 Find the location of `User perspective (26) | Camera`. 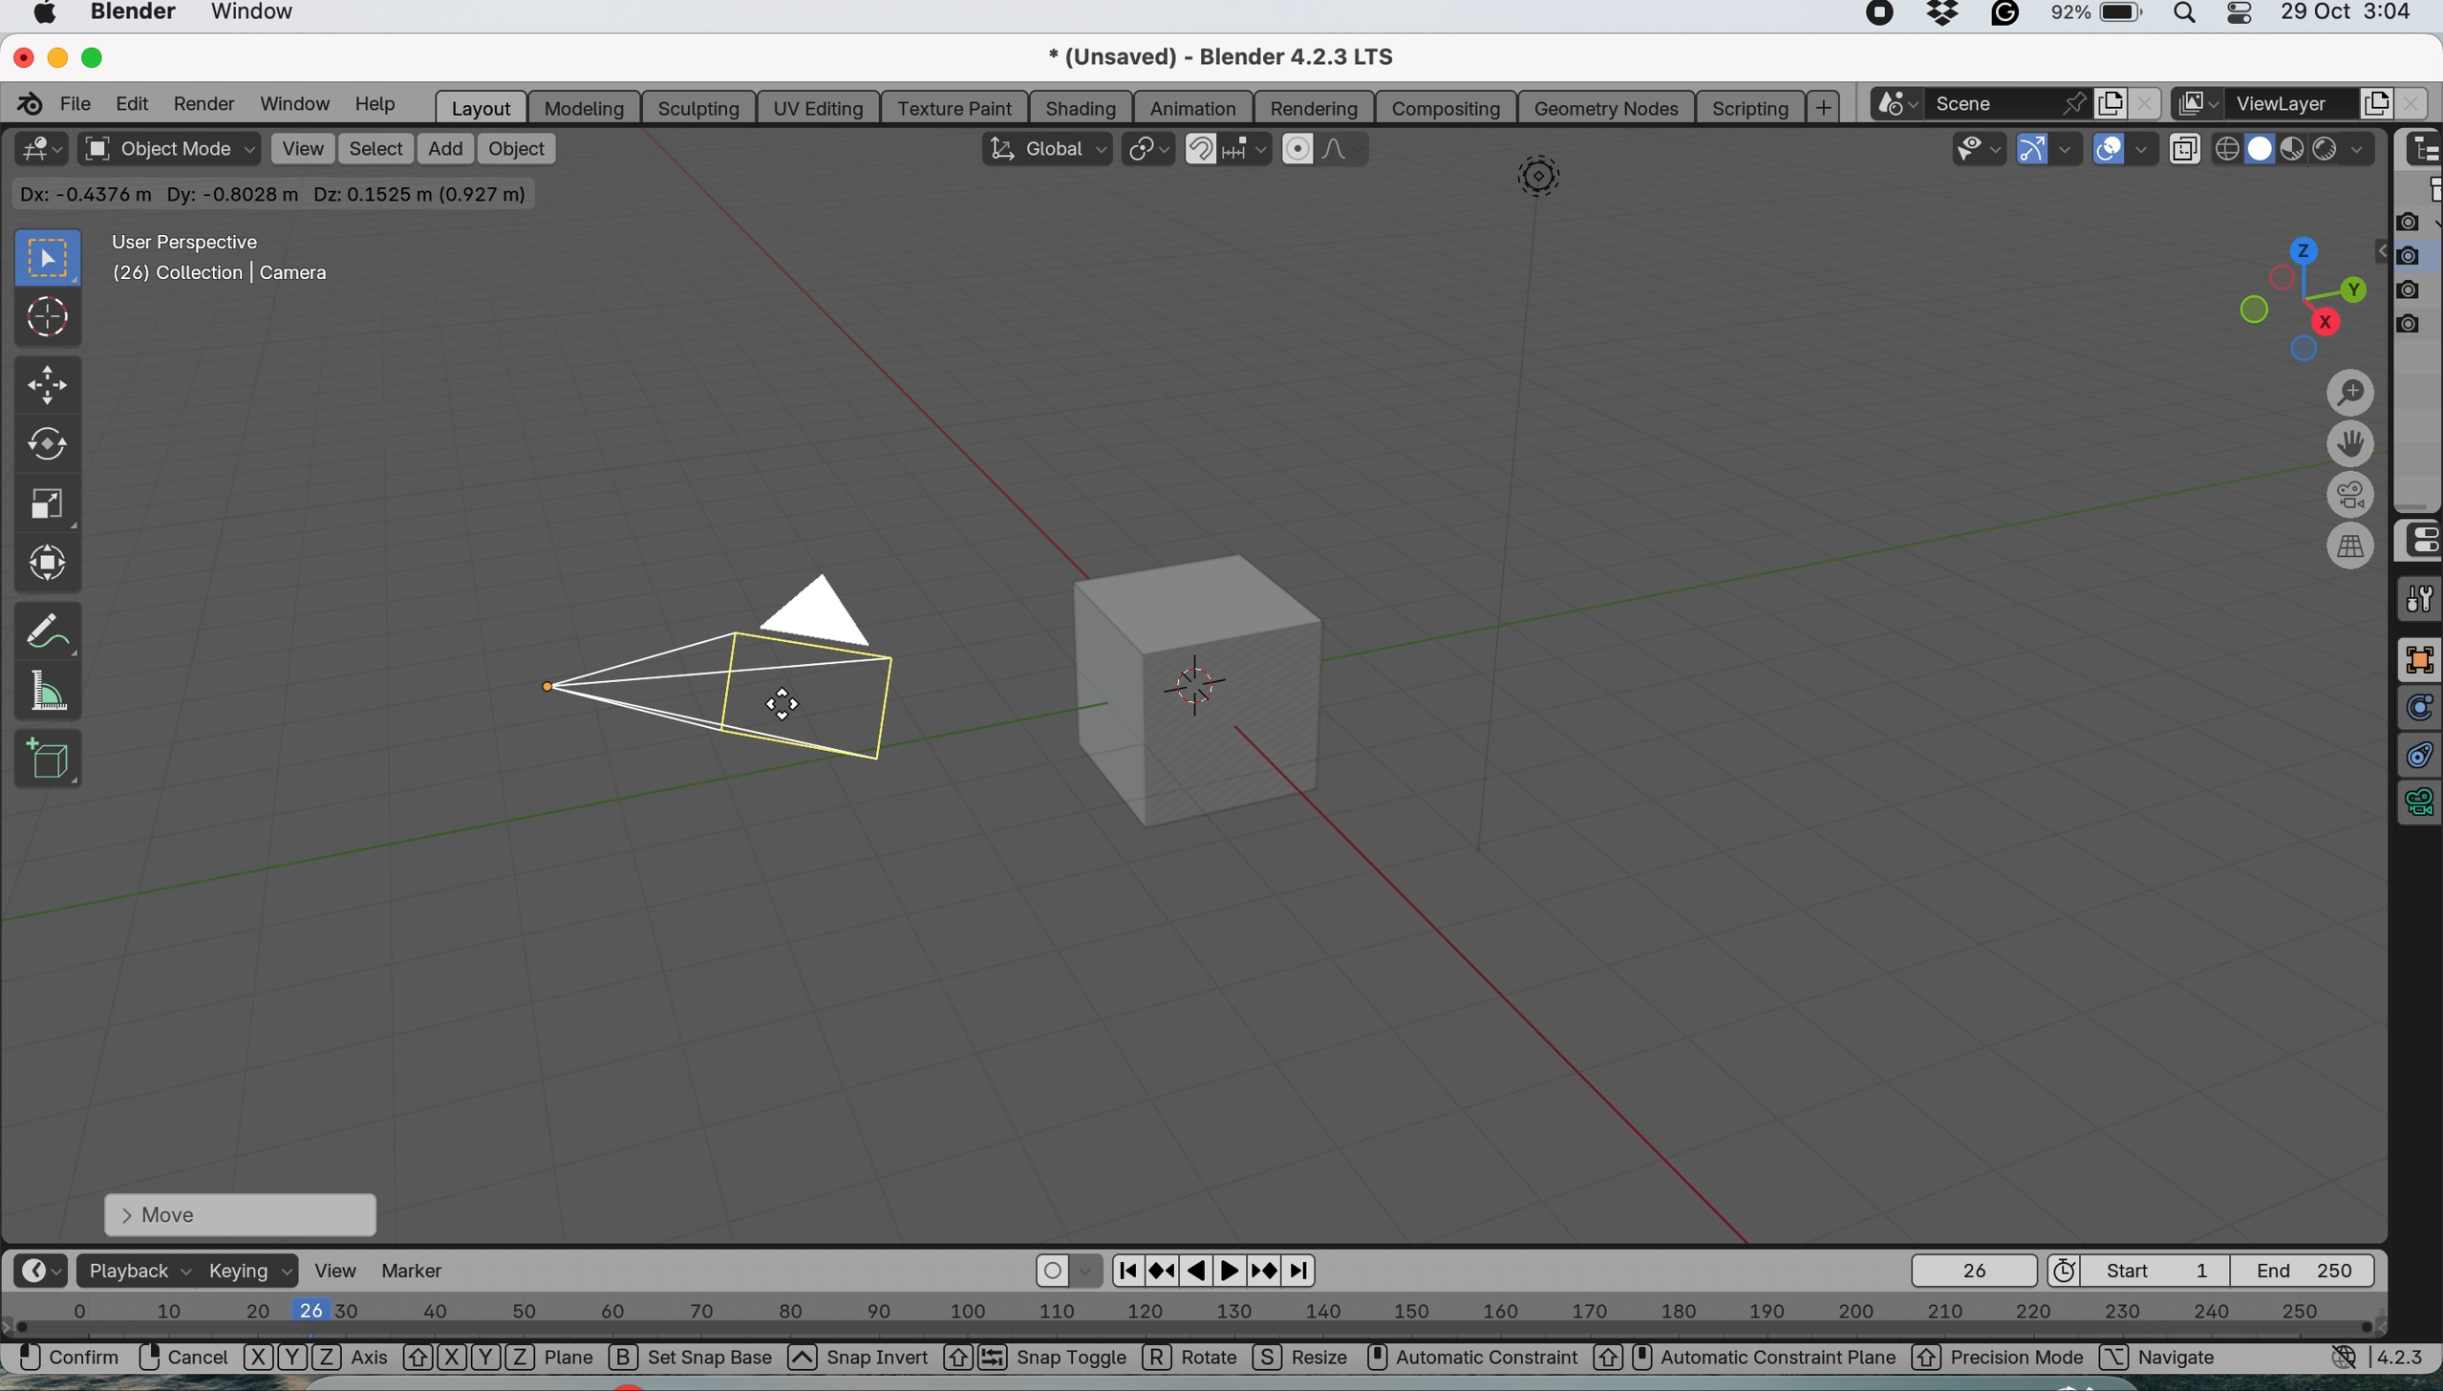

User perspective (26) | Camera is located at coordinates (218, 258).